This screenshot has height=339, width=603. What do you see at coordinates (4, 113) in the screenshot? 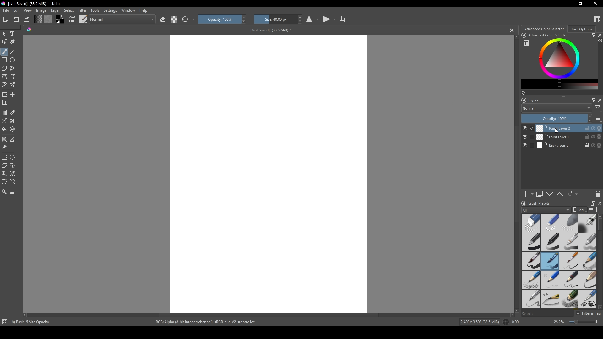
I see `gradient` at bounding box center [4, 113].